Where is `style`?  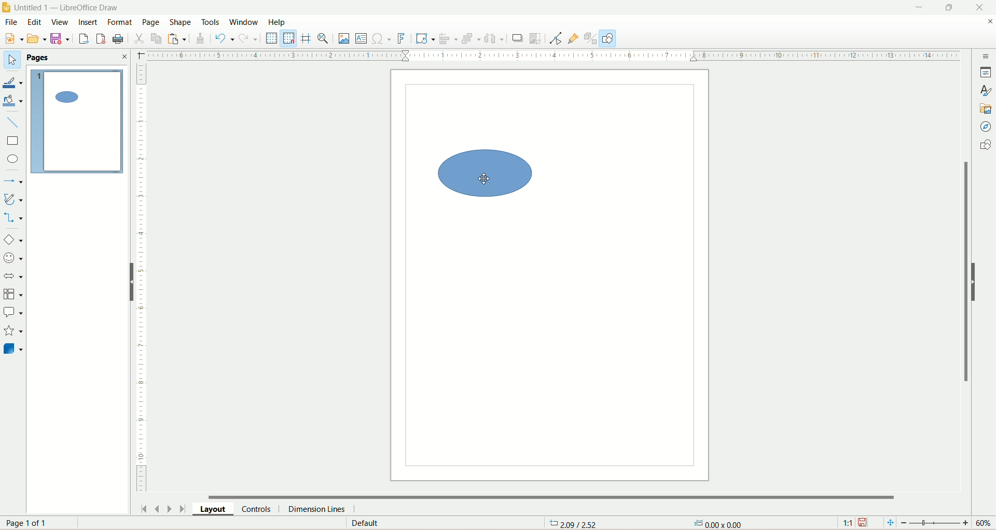 style is located at coordinates (986, 89).